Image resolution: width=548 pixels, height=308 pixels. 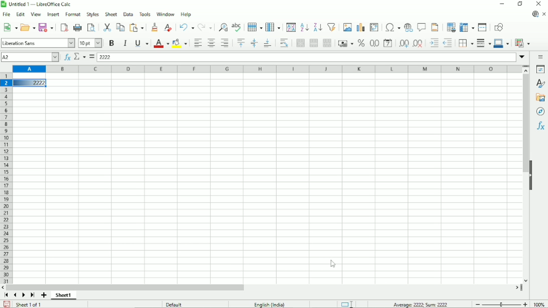 What do you see at coordinates (291, 27) in the screenshot?
I see `Sort` at bounding box center [291, 27].